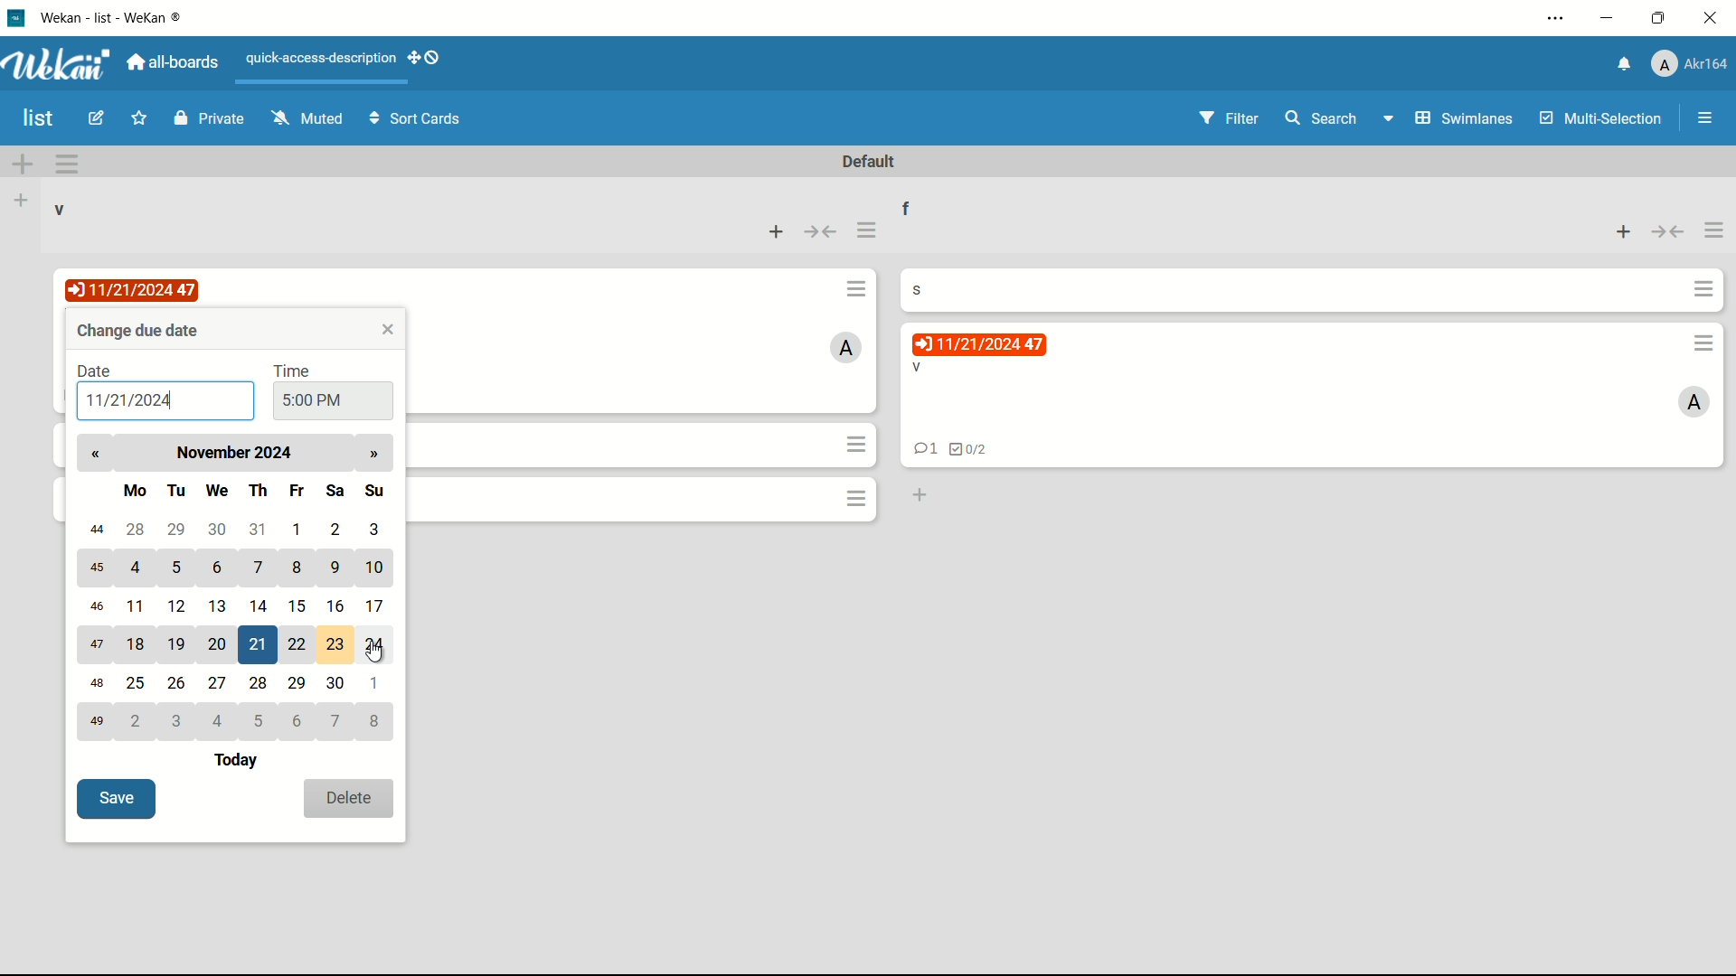  I want to click on time, so click(294, 370).